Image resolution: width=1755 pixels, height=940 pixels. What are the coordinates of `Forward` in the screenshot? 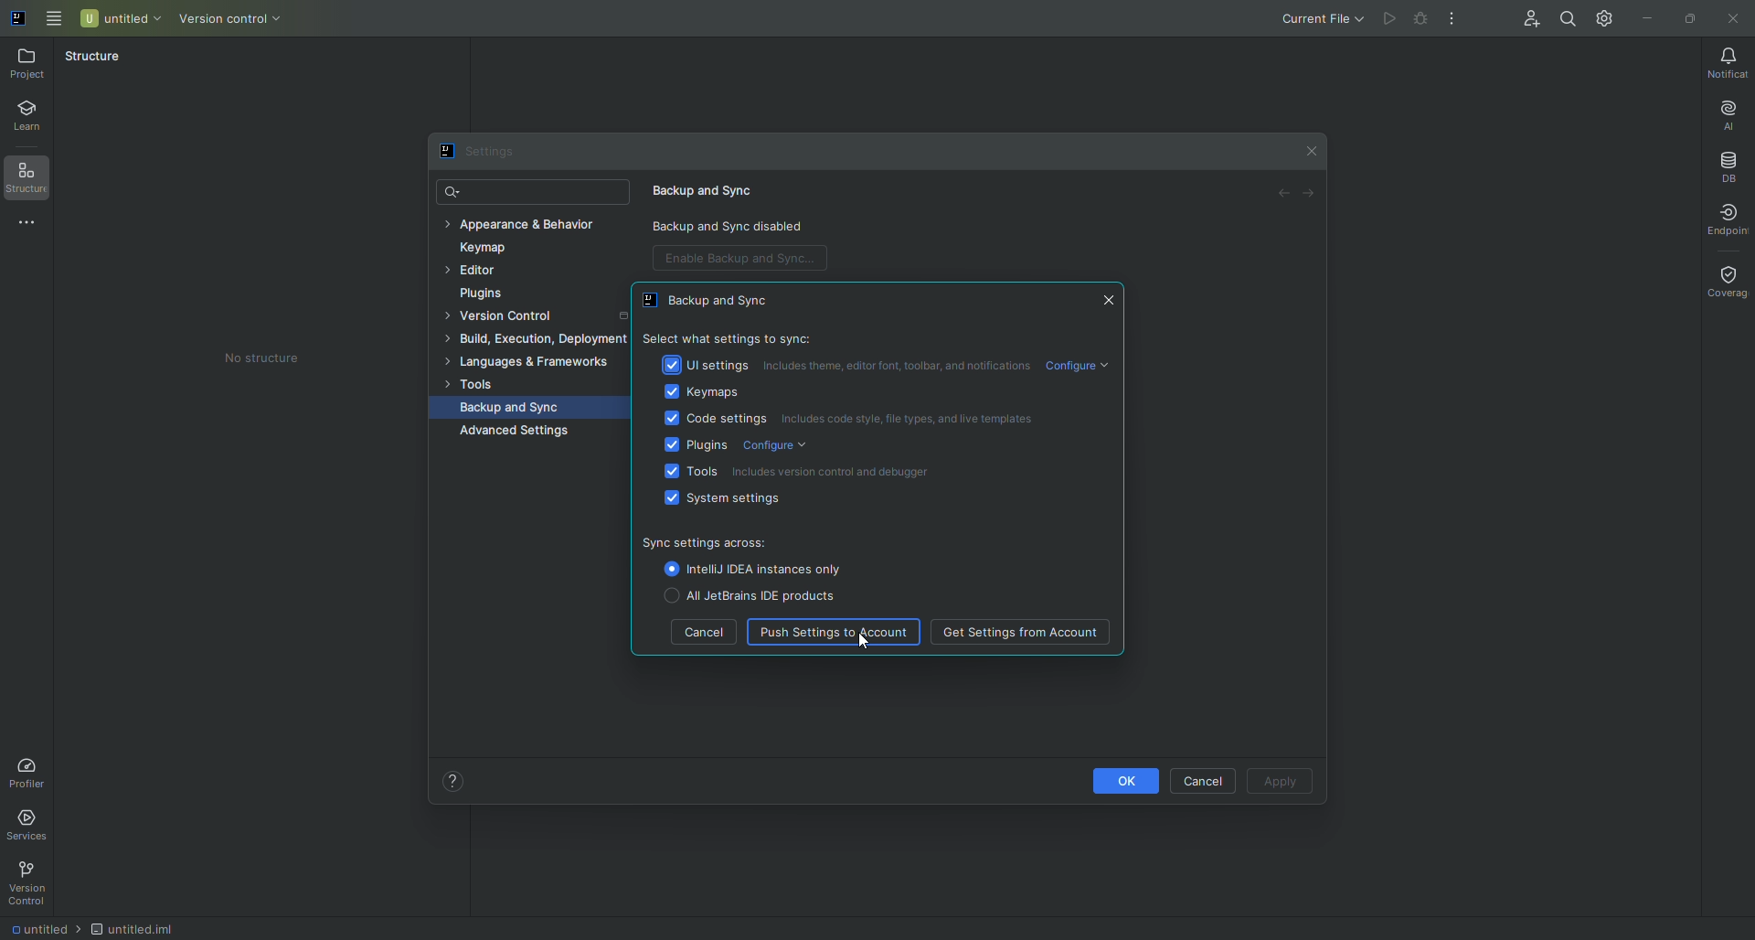 It's located at (1310, 196).